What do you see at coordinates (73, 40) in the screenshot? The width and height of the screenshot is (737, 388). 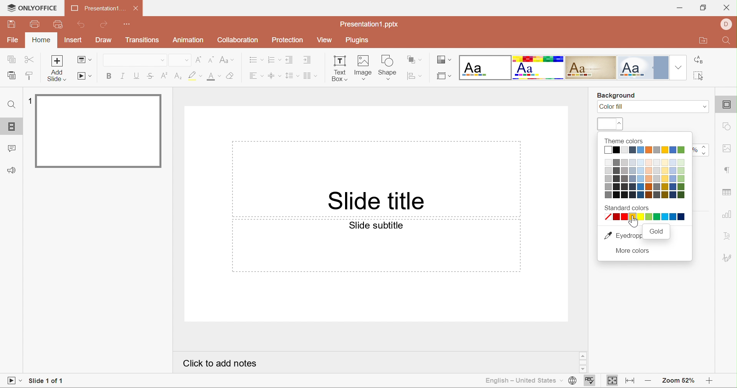 I see `Insert` at bounding box center [73, 40].